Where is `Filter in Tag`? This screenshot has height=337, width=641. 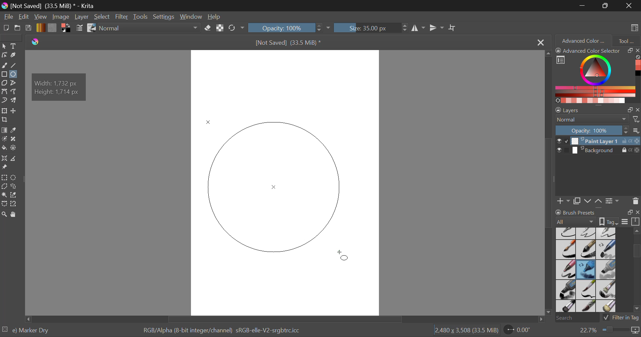
Filter in Tag is located at coordinates (621, 317).